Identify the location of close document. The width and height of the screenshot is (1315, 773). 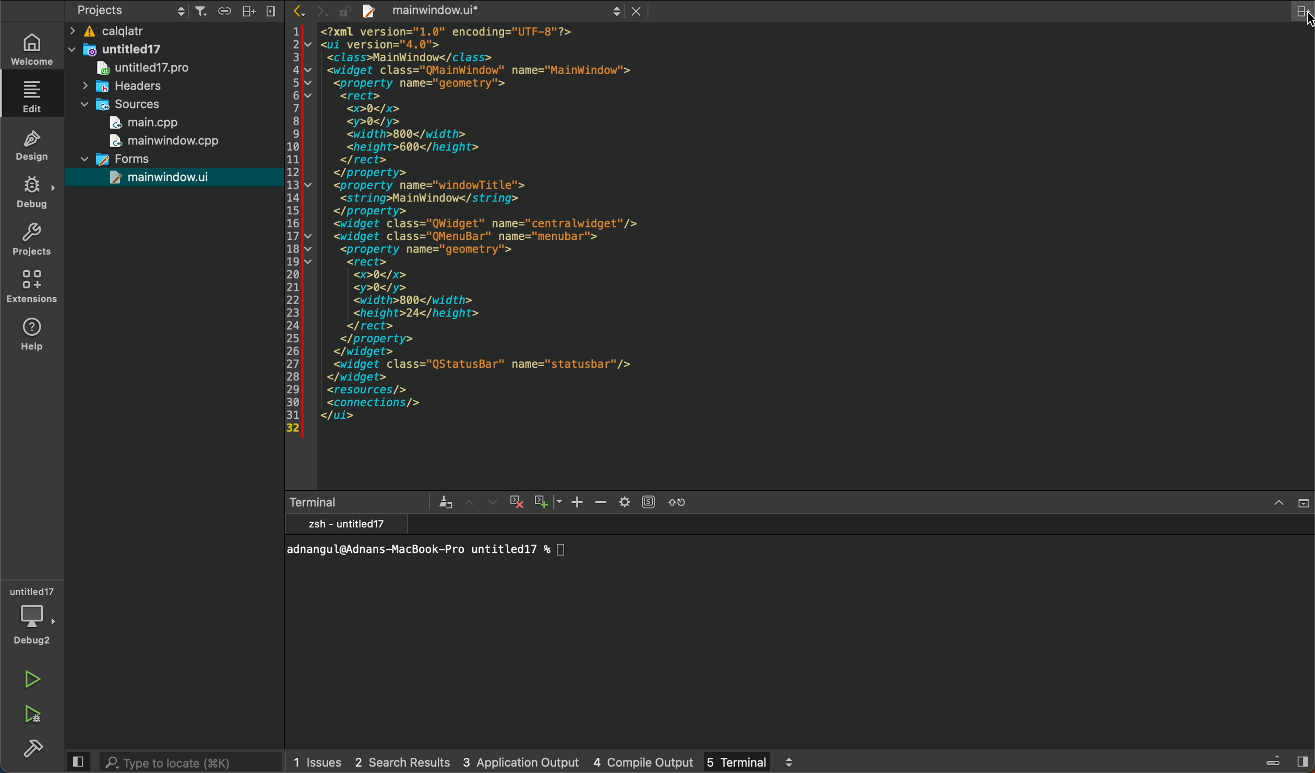
(642, 10).